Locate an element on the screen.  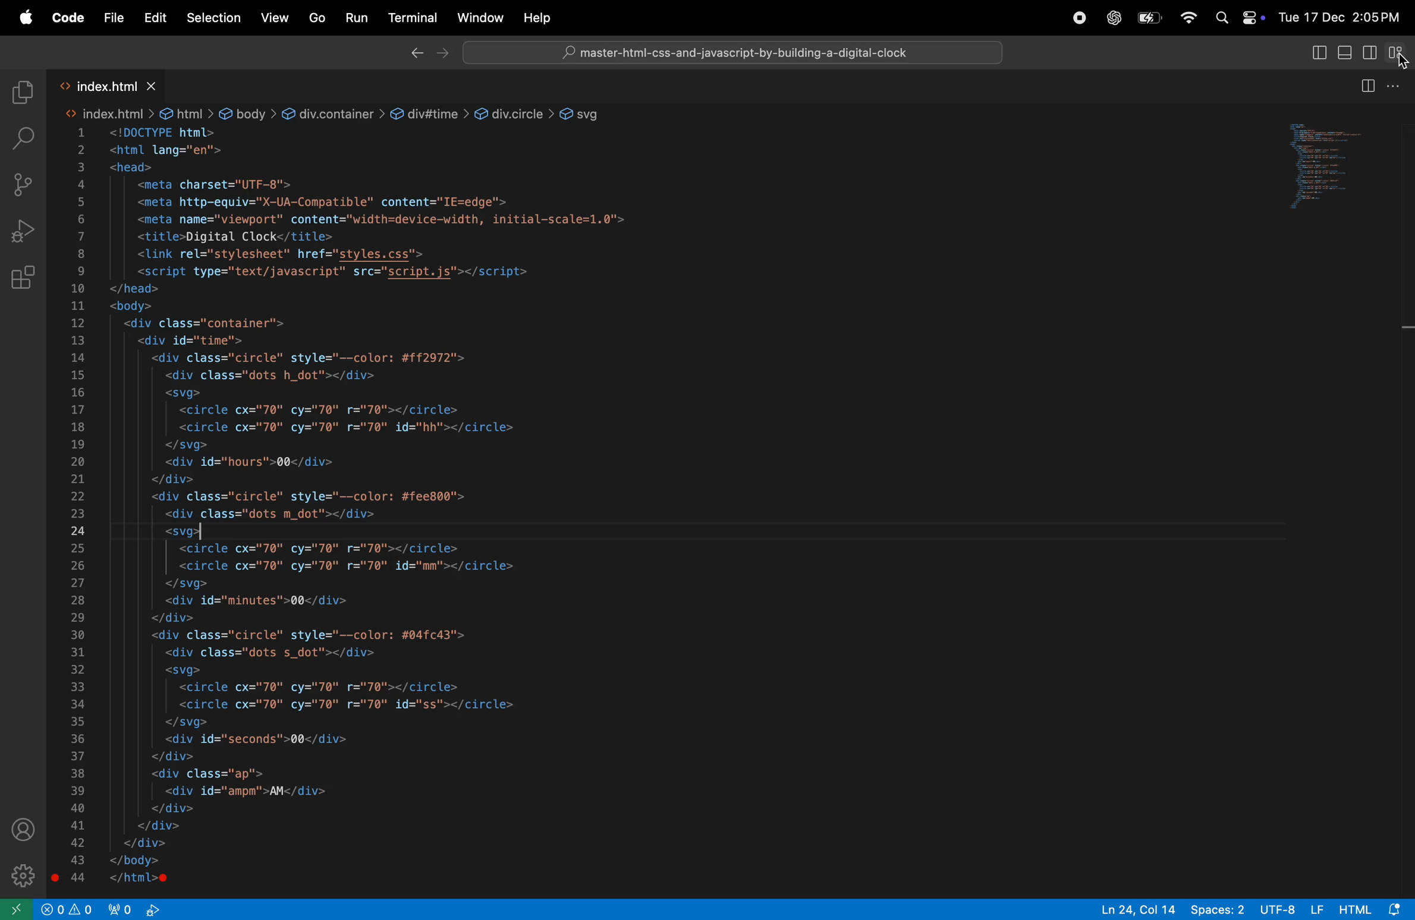
<!DOCTYPE html><html lang="en"><head><meta charset="UTF-8"><meta http-equiv="X-UA-Compatible" content="IE=edge'><meta name="viewport" content="width=device-width, initial-scale=1.0"><title>Digital Clock</title><link rel="stylesheet" href="styles.css"><script type="text/javascript" src="script.js"></script></head><body><div class="container"><div id="time"><div class="circle" style="--color: #ff2972"><div class="dots h_dot"></div><svg><circle cx="70" cy="70" r="70"></circle><circle cx="70" cy="70" r="70" id="hh"></circle></svg><div id="hours">00</div></div><div class="circle" style="--color: #fee800"><div class="dots m_dot"></div><svg3]<circle cx="70" cy="70" r="70"></circle><circle cx="70" cy="70" r="70" id="mm"></circle></svg><div id="minutes">00</div></div><div class="circle" style="--color: #04fc43"><div class="dots s_dot"></div><svg><circle cx="70" cy="70" r="70"></circle><circle cx="70" cy="70" r="70" id="ss"></circle></svg><div id="seconds">00</div></div><div class="ap"><div id="ampm">AM</div></div></div></div></body></html> is located at coordinates (372, 509).